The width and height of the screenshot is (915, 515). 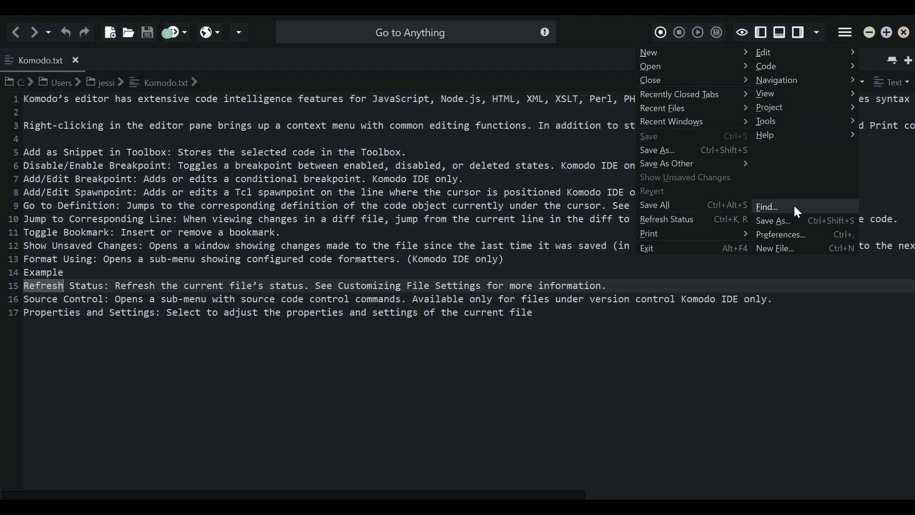 What do you see at coordinates (691, 95) in the screenshot?
I see `Recently Closed Tabs` at bounding box center [691, 95].